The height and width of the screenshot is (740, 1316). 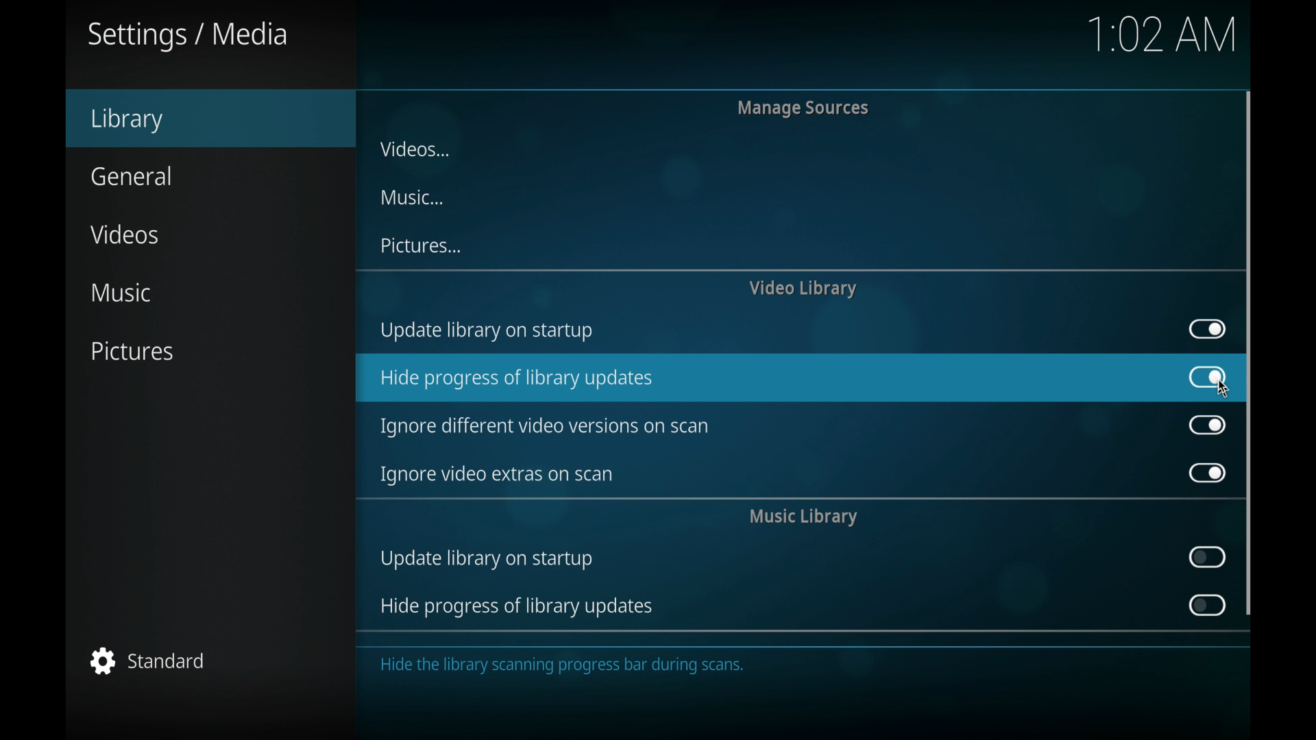 What do you see at coordinates (419, 246) in the screenshot?
I see `pictures` at bounding box center [419, 246].